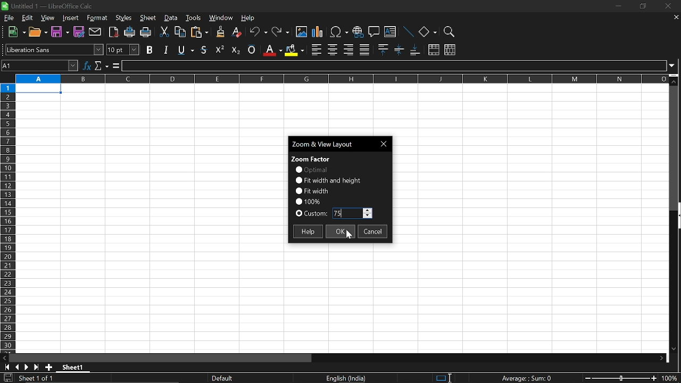 The width and height of the screenshot is (681, 383). I want to click on eraser, so click(237, 32).